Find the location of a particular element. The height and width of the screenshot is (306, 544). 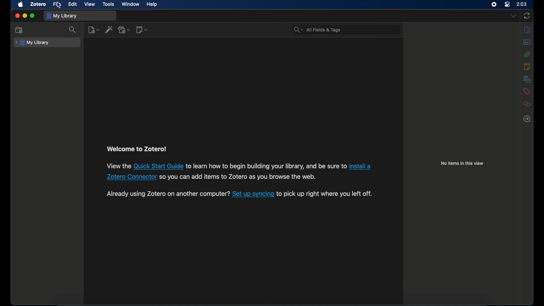

all fields & tags is located at coordinates (317, 30).